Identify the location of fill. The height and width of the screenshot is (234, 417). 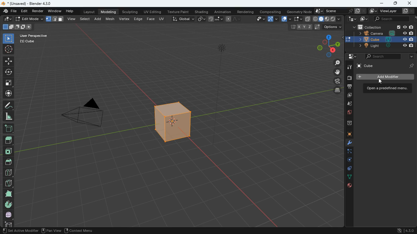
(327, 19).